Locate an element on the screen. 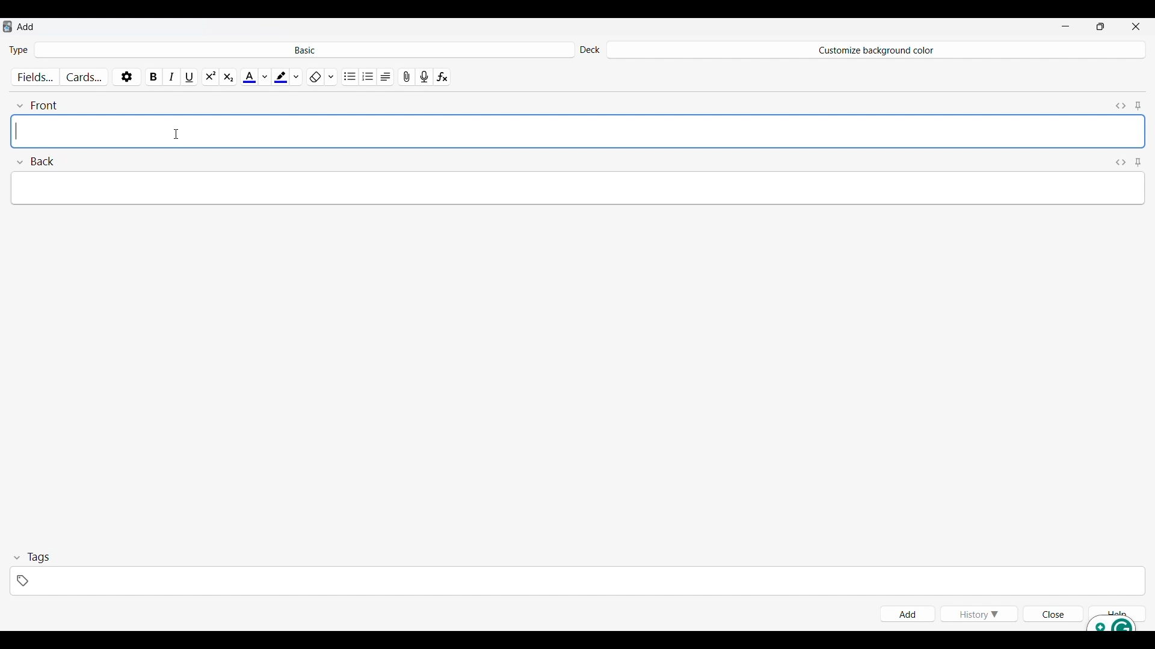  Customize cards is located at coordinates (84, 75).